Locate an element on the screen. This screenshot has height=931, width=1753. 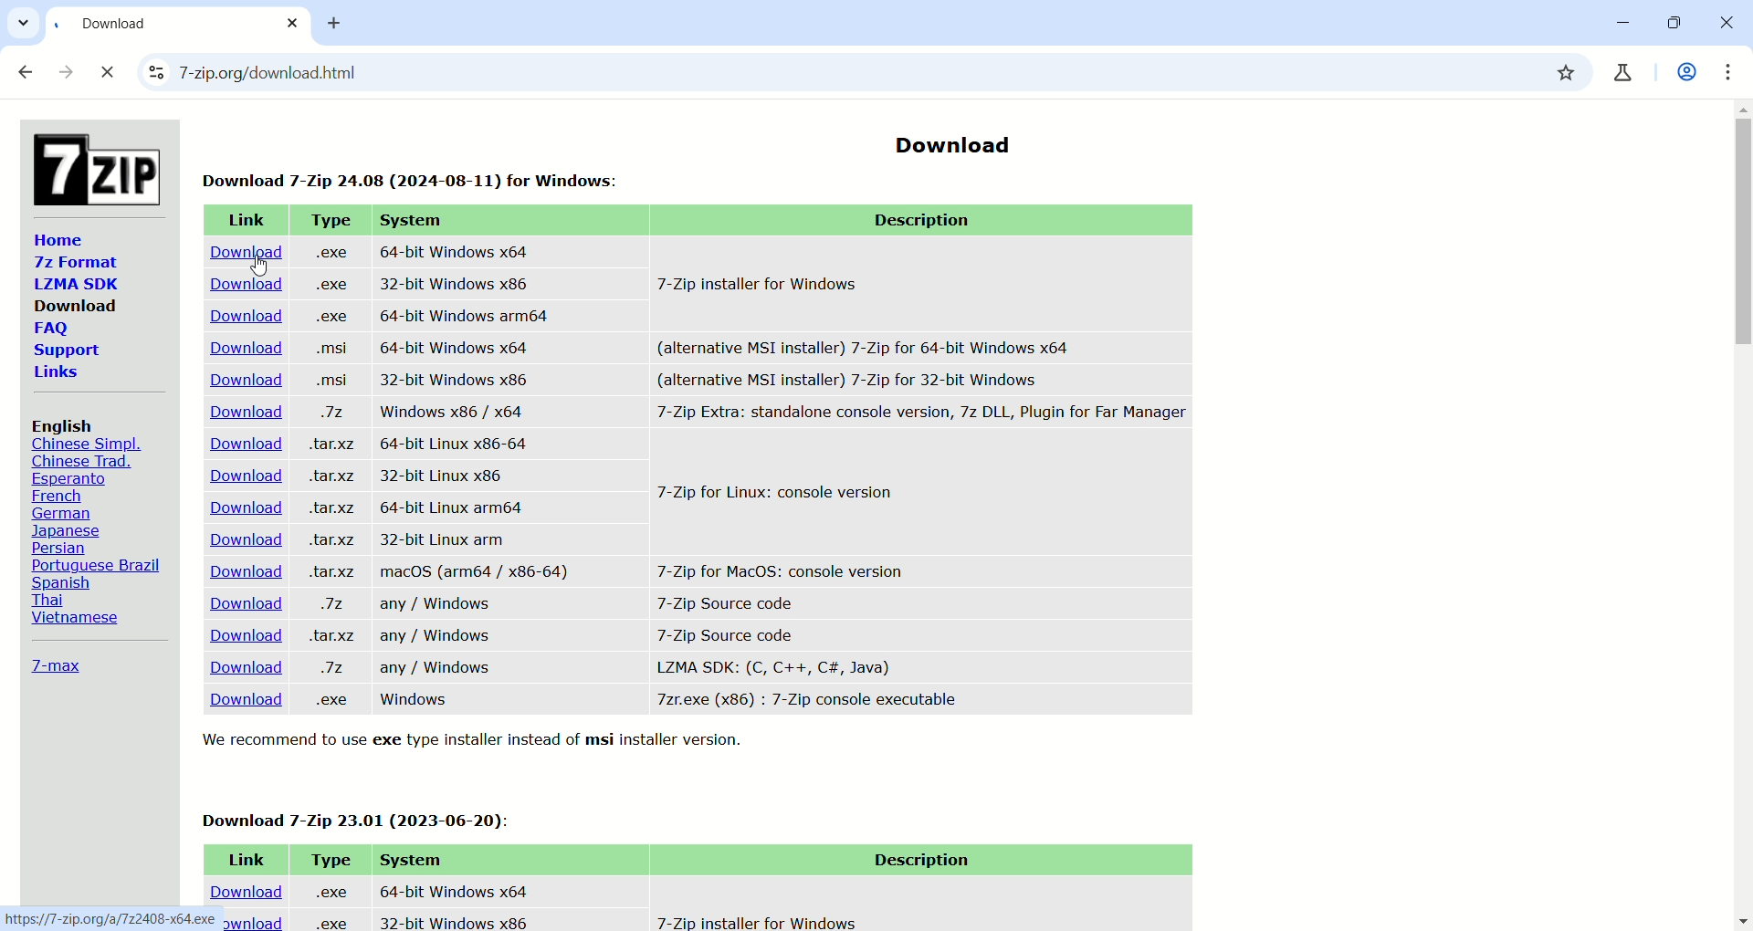
64-bit Windows x64 is located at coordinates (450, 887).